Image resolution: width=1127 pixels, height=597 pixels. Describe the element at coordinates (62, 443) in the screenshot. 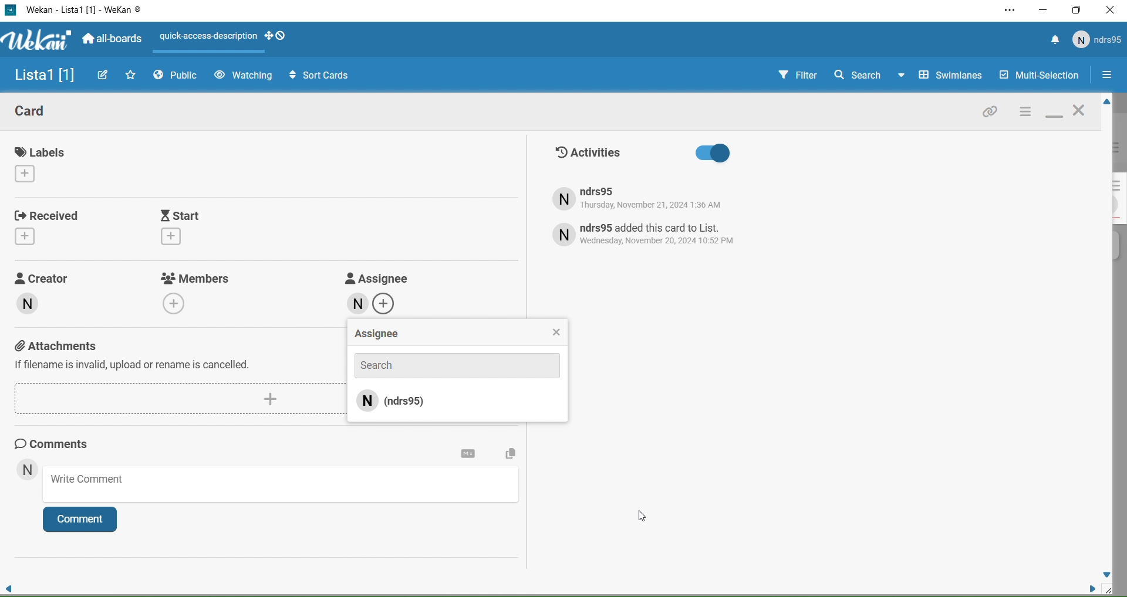

I see `Comments` at that location.